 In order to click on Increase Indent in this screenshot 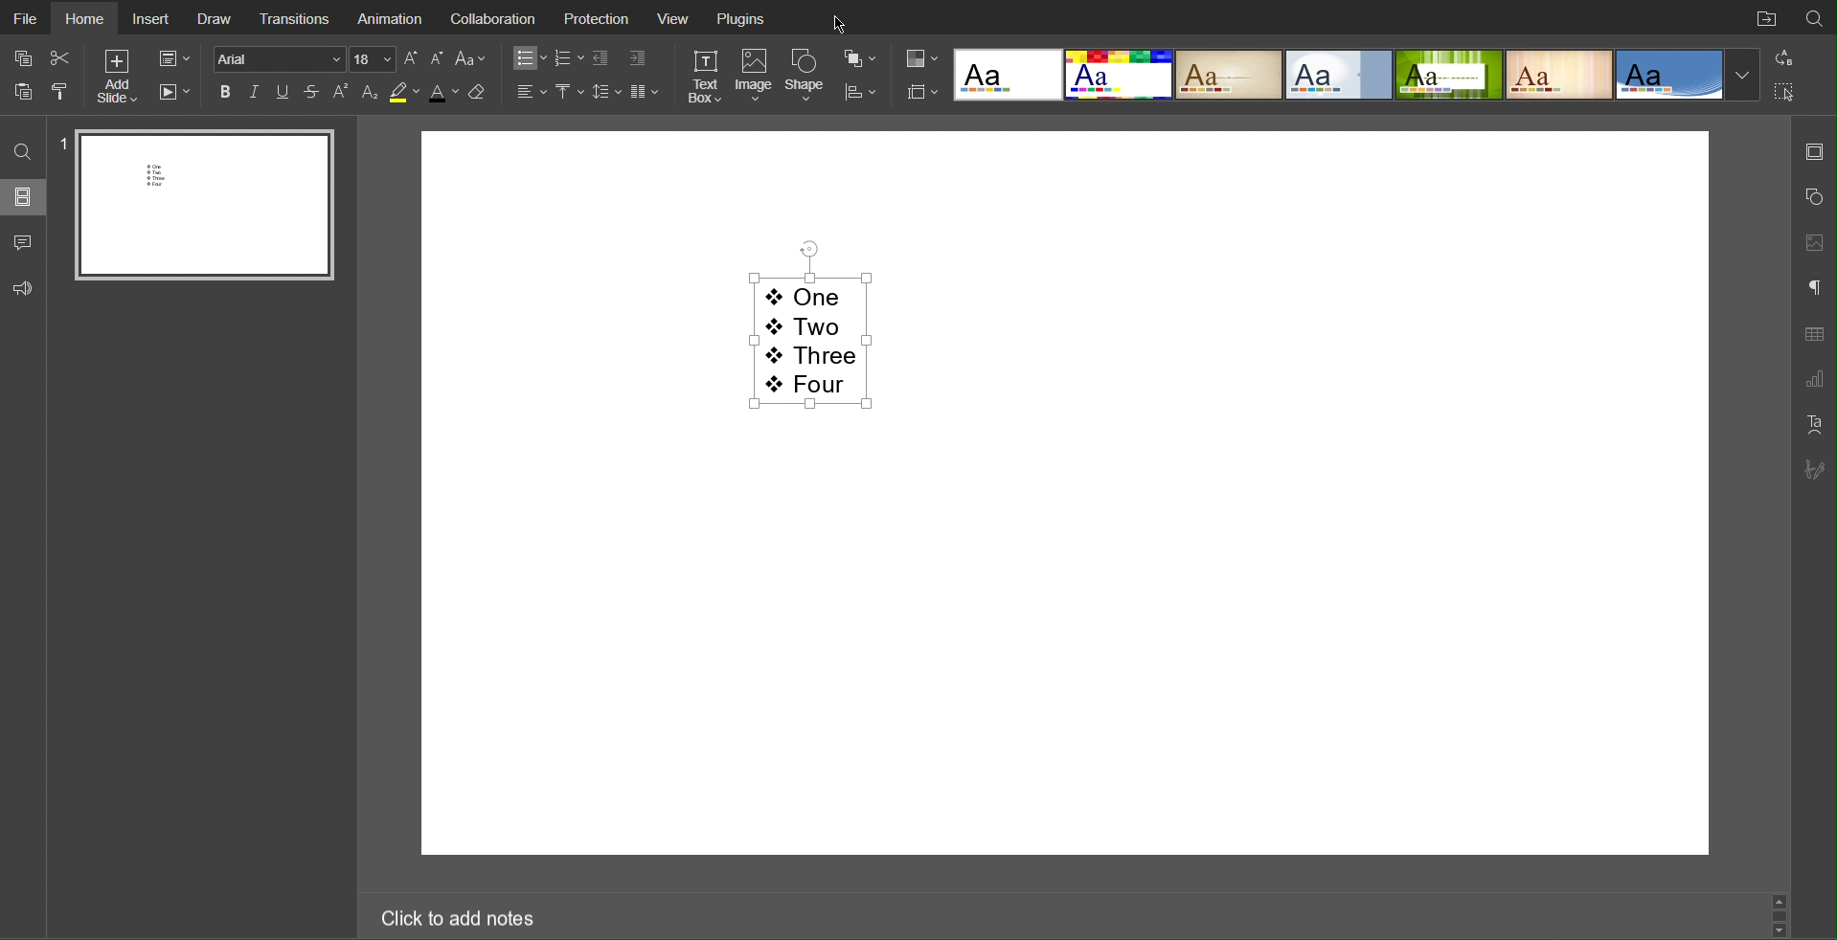, I will do `click(634, 58)`.